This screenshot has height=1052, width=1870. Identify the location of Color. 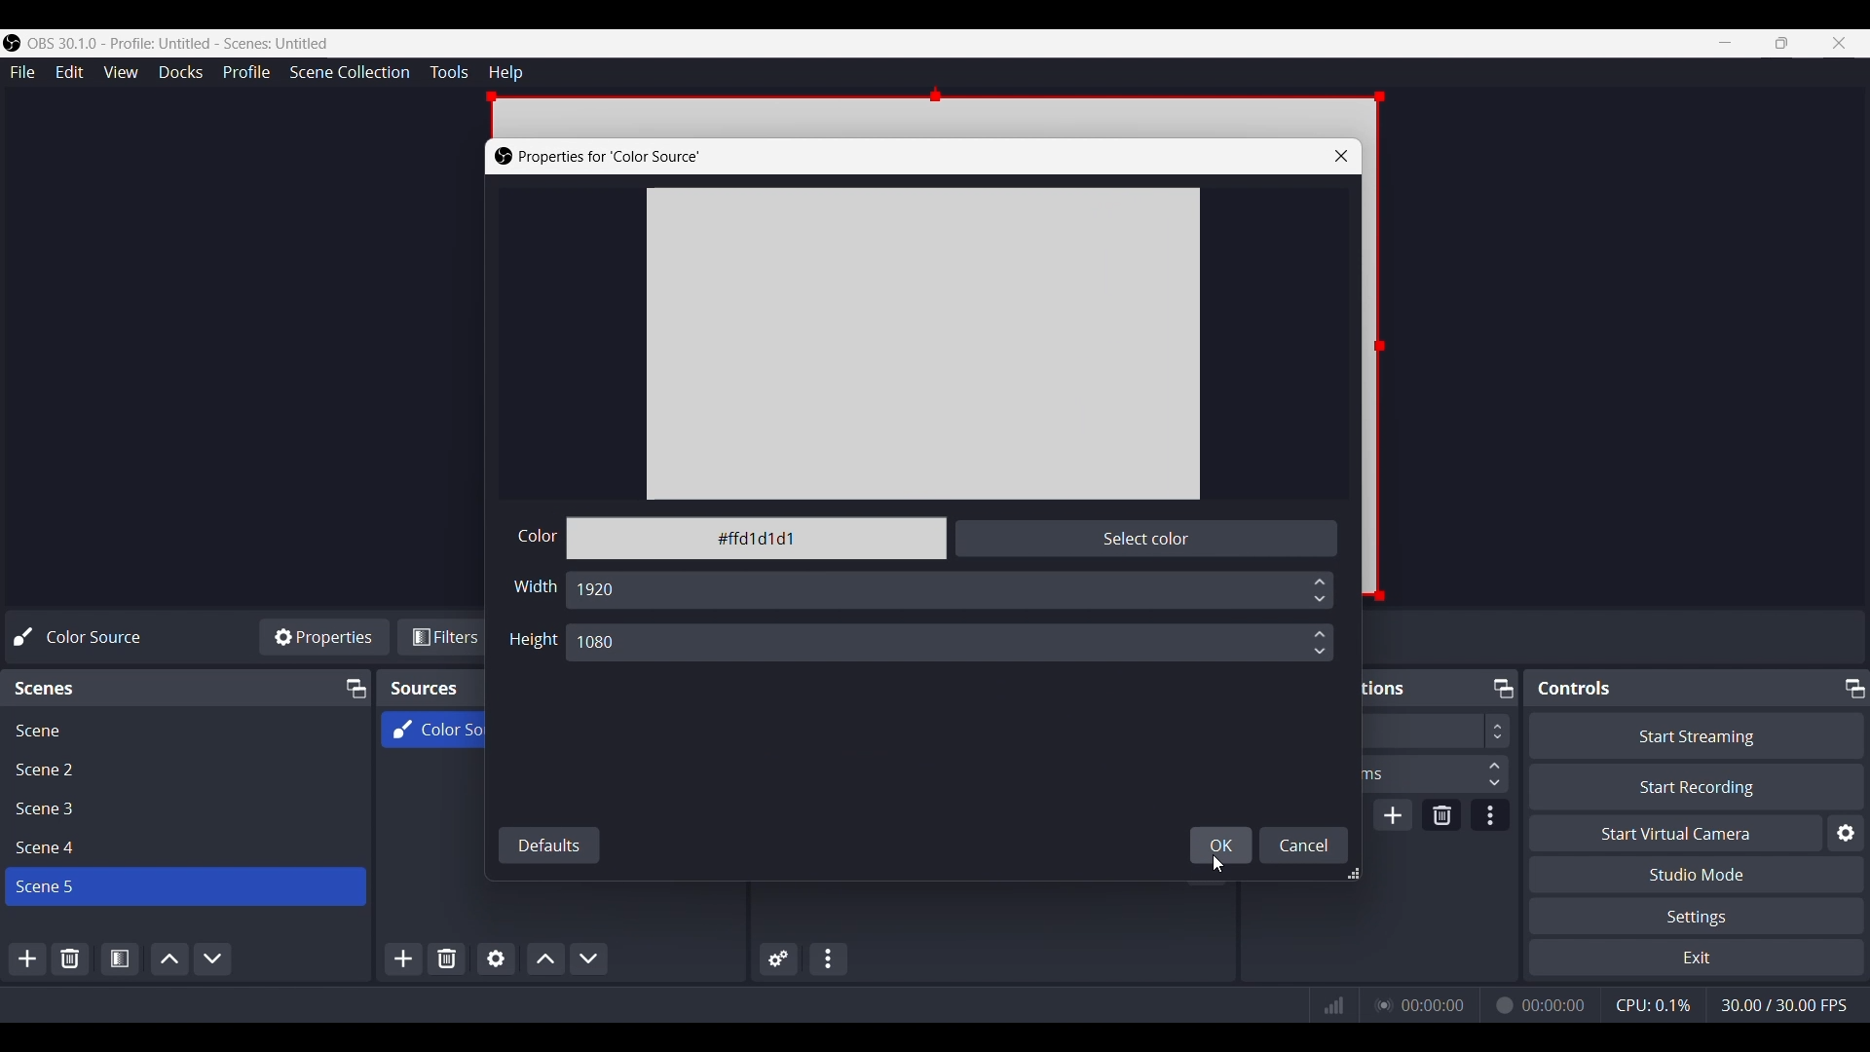
(535, 536).